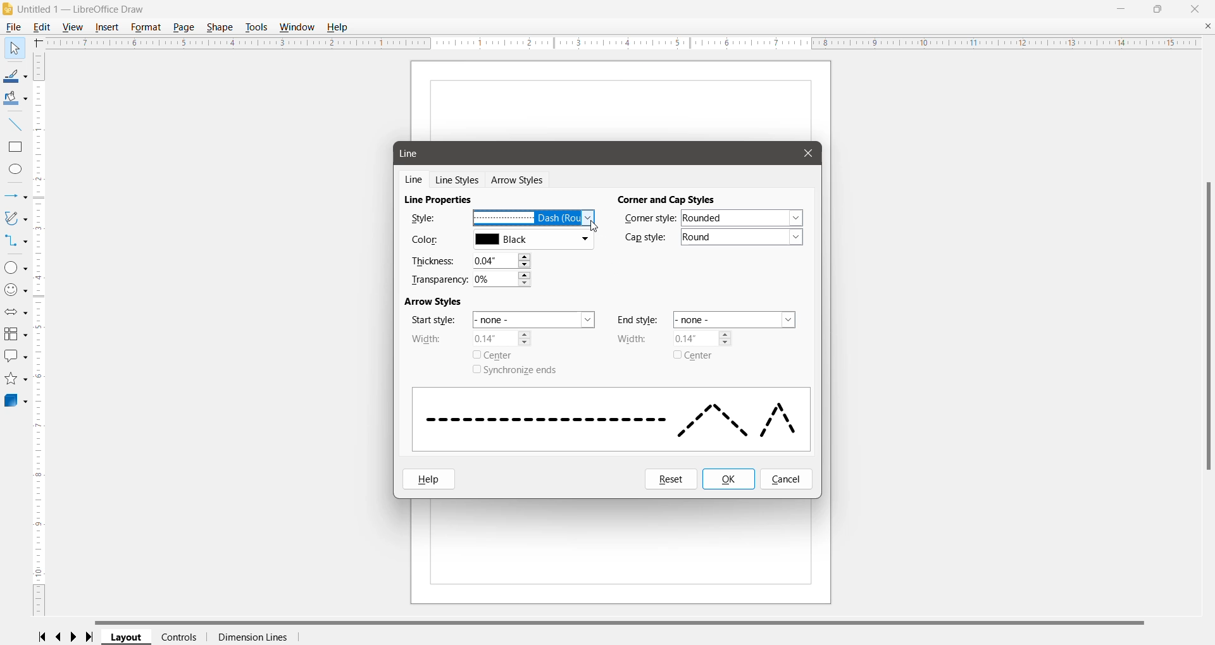 The height and width of the screenshot is (645, 1215). Describe the element at coordinates (59, 637) in the screenshot. I see `Scroll to previous page` at that location.